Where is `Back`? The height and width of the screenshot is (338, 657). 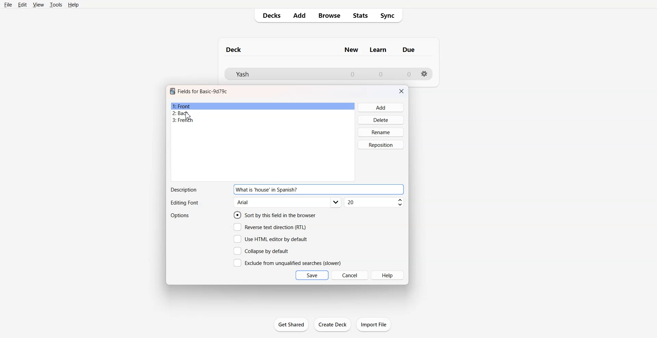
Back is located at coordinates (262, 113).